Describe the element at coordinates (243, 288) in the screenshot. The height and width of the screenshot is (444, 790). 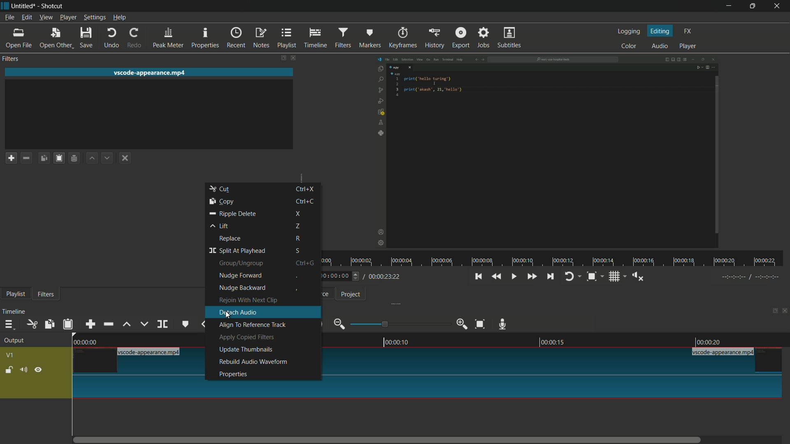
I see `nudge backward` at that location.